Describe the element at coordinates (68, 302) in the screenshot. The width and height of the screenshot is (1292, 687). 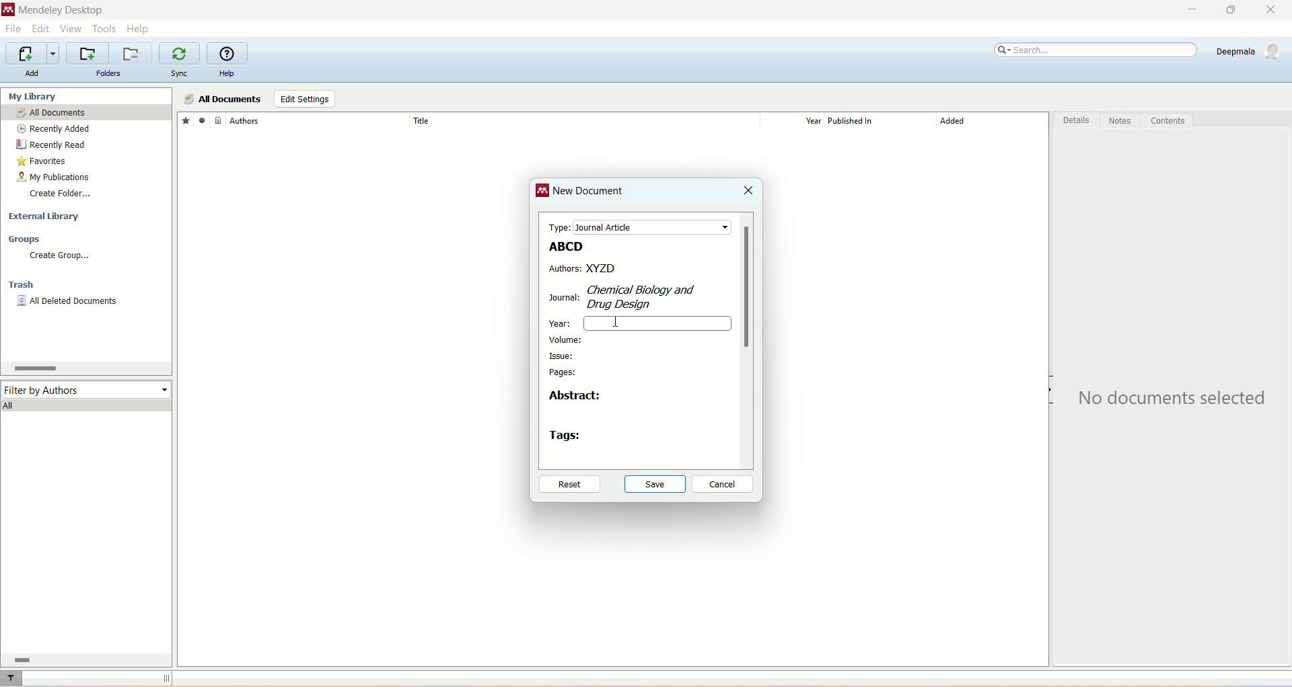
I see `all deleted` at that location.